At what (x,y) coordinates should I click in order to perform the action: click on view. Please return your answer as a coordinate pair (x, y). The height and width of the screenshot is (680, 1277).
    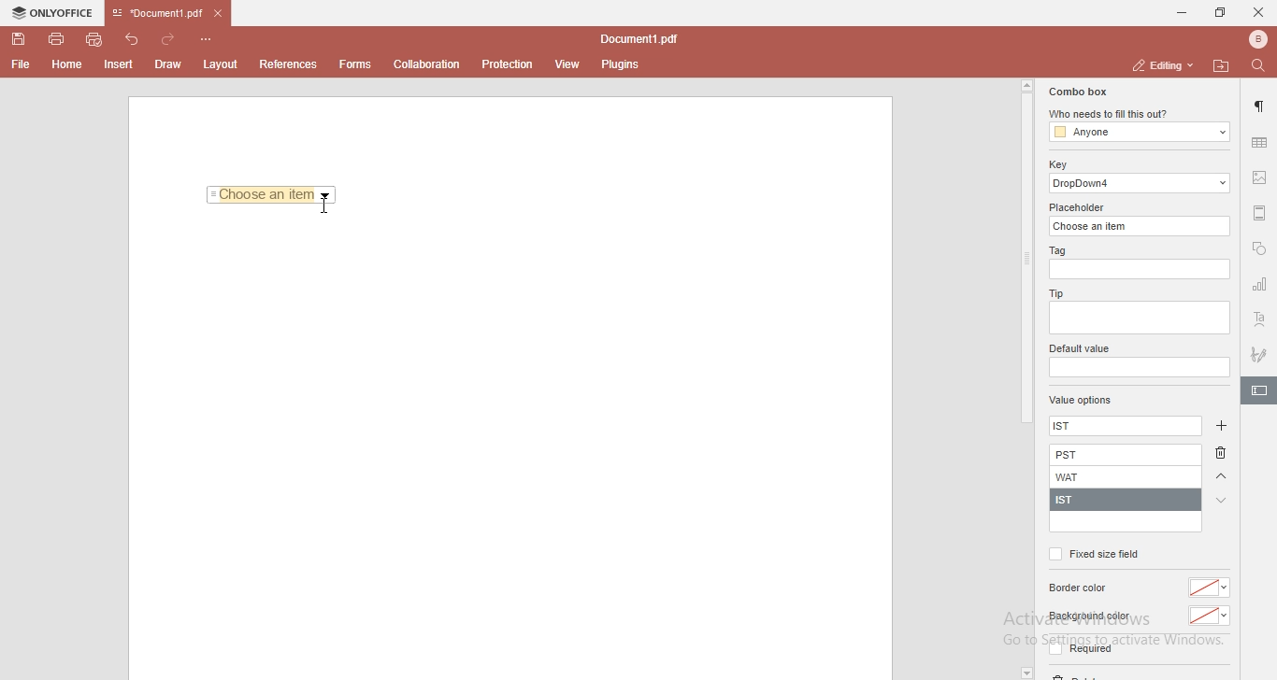
    Looking at the image, I should click on (568, 64).